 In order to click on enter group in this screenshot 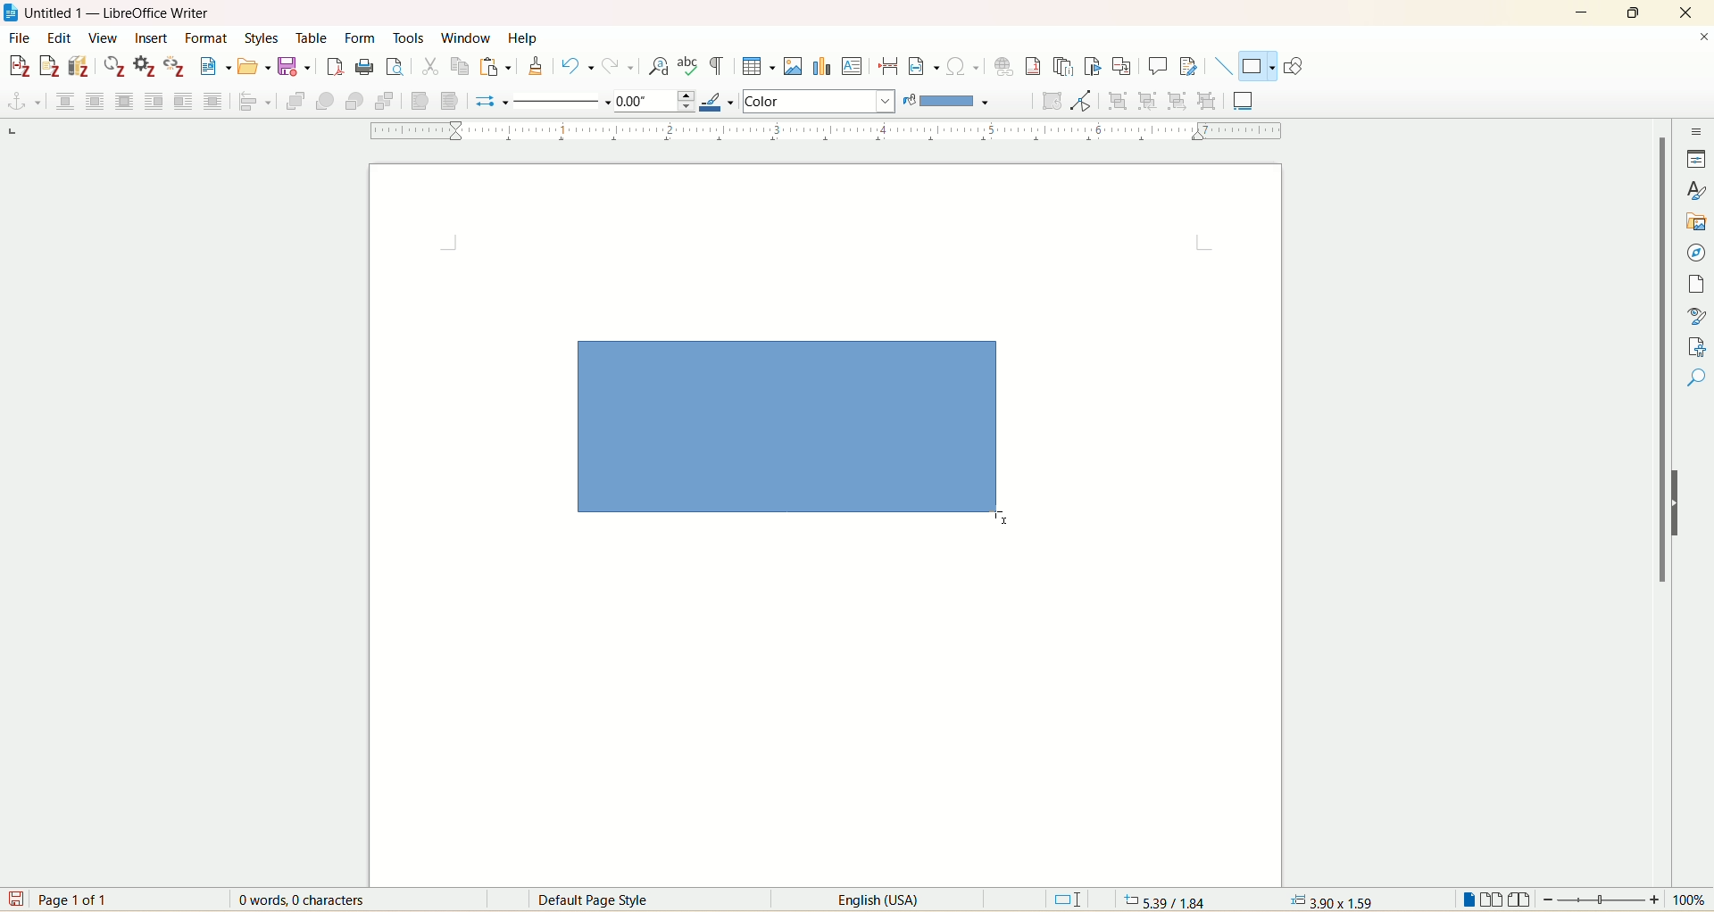, I will do `click(1152, 100)`.